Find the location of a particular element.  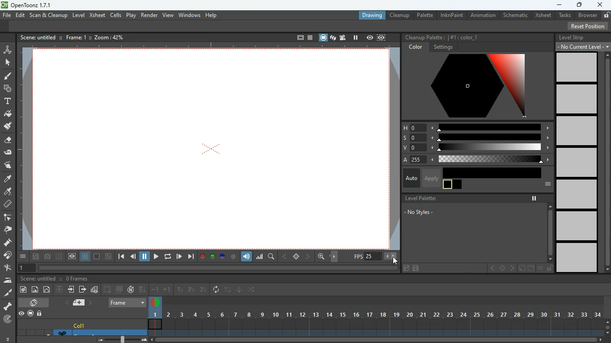

frame is located at coordinates (84, 256).